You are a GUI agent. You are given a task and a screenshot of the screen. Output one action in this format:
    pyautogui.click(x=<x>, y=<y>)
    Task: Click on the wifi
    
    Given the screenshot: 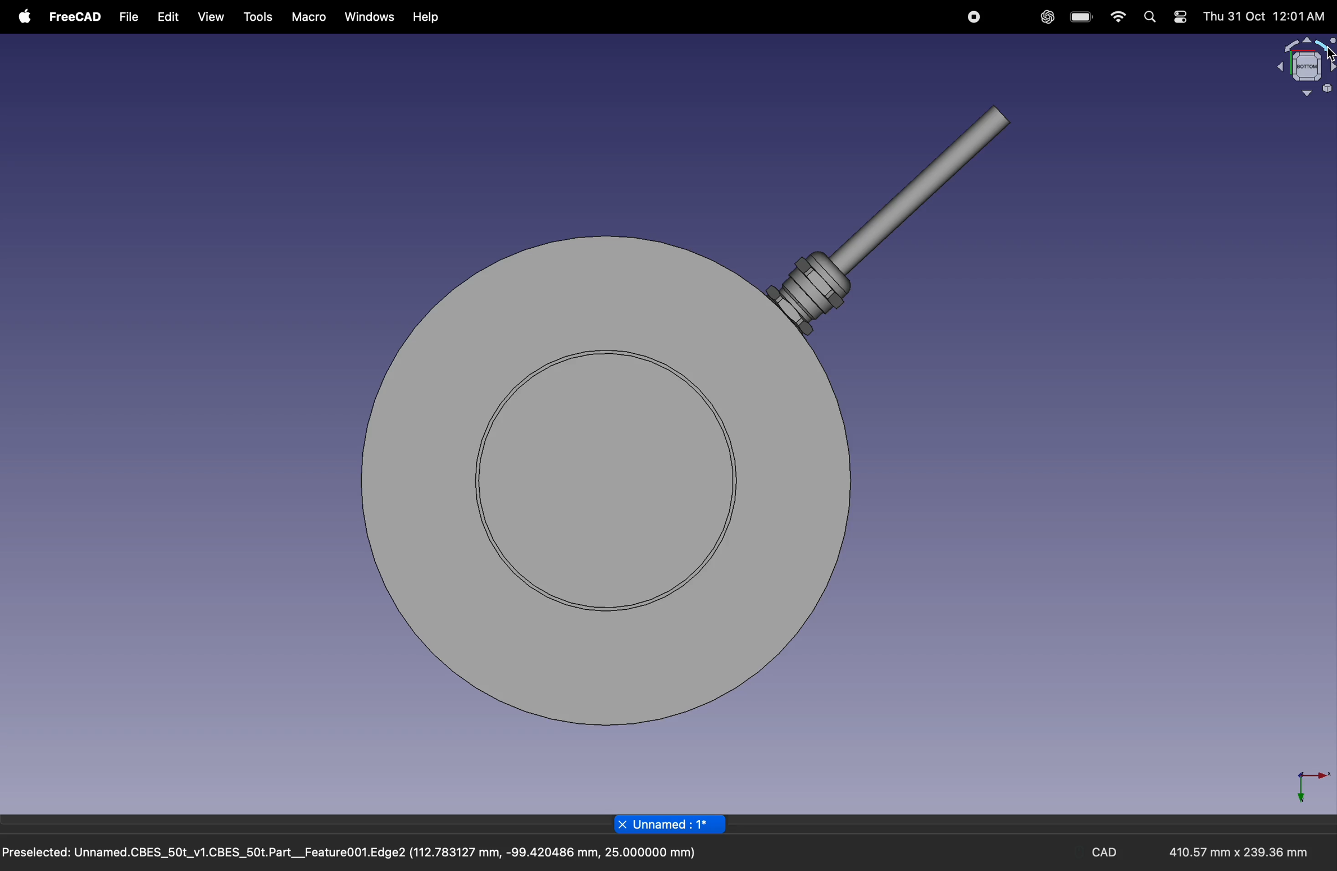 What is the action you would take?
    pyautogui.click(x=1117, y=17)
    